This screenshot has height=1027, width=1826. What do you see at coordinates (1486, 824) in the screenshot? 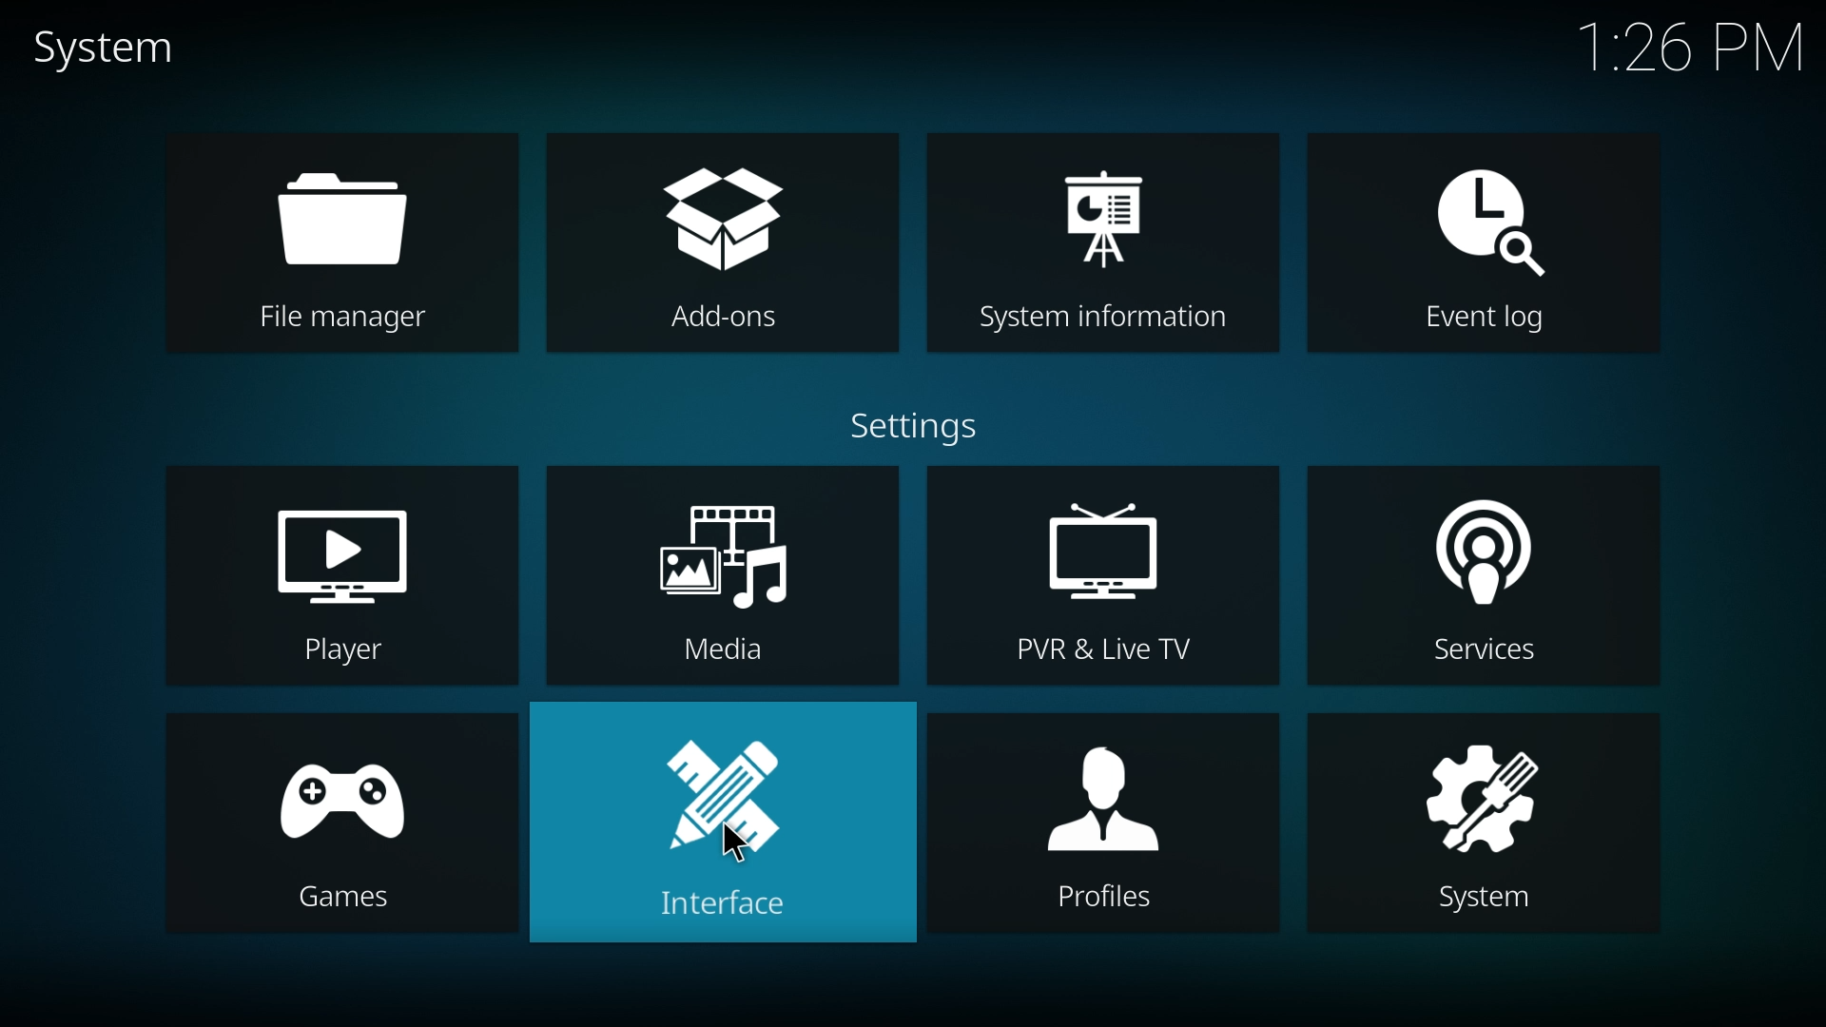
I see `system` at bounding box center [1486, 824].